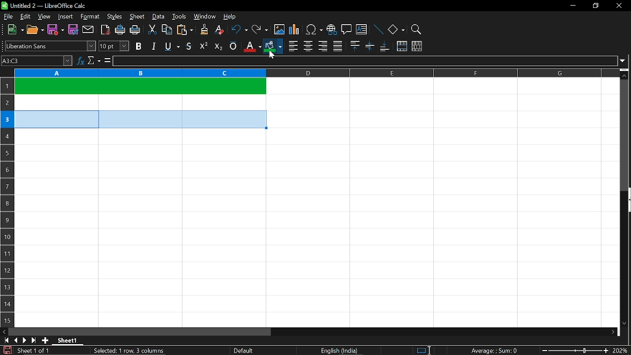 The image size is (631, 355). I want to click on Untitled 2 - LibreOffice Calc, so click(44, 5).